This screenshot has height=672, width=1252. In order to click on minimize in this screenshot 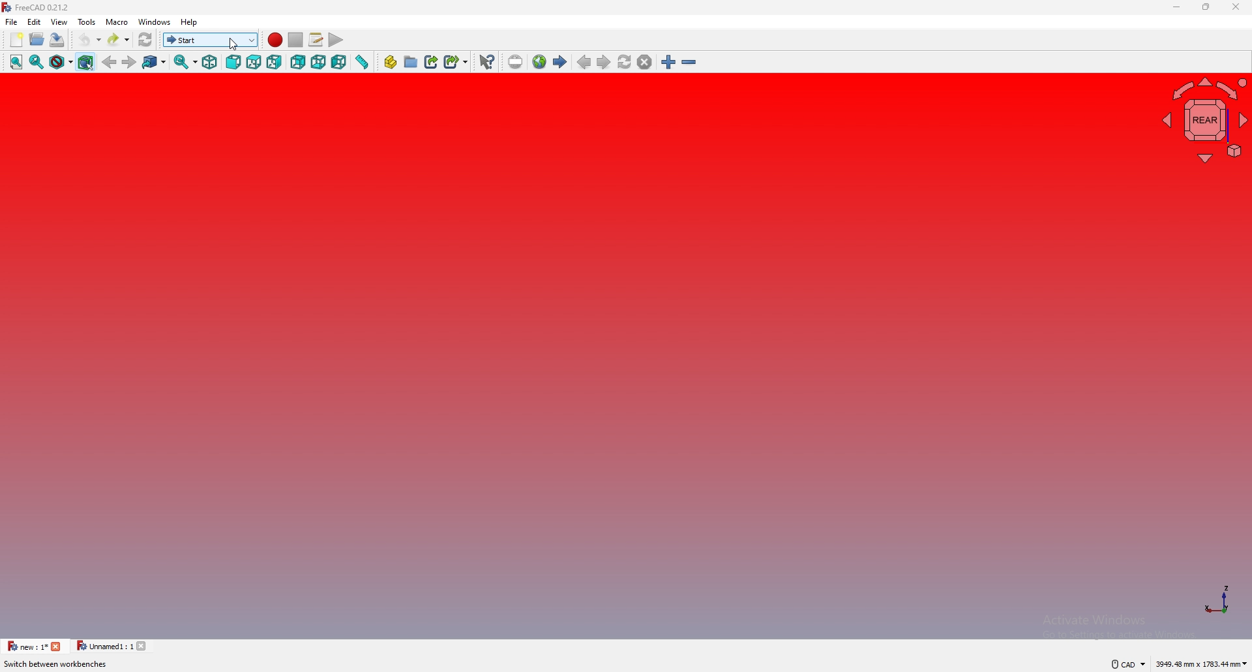, I will do `click(1176, 7)`.